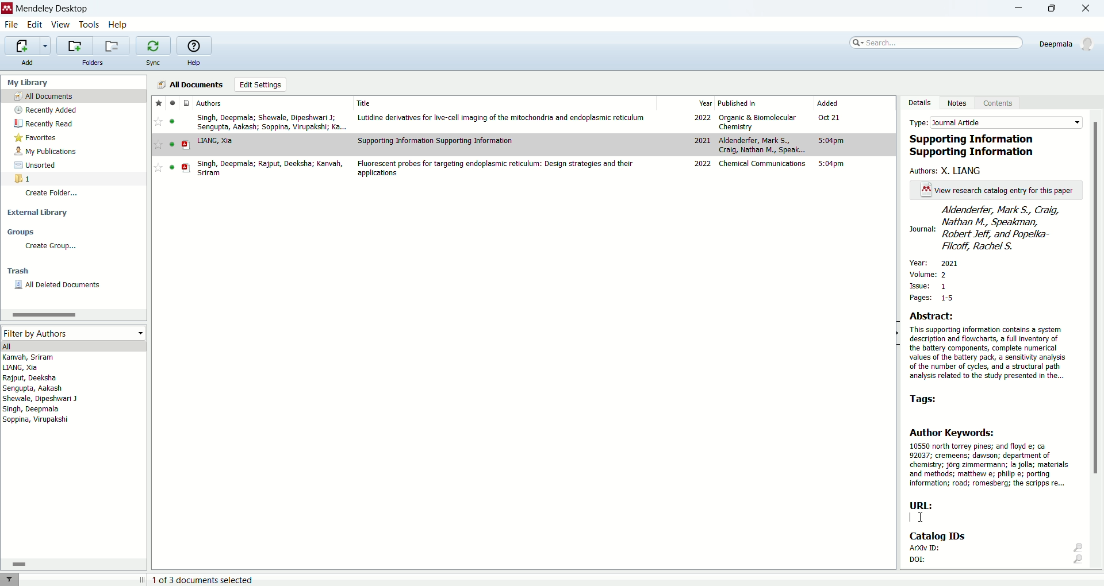  Describe the element at coordinates (158, 103) in the screenshot. I see `favorites` at that location.